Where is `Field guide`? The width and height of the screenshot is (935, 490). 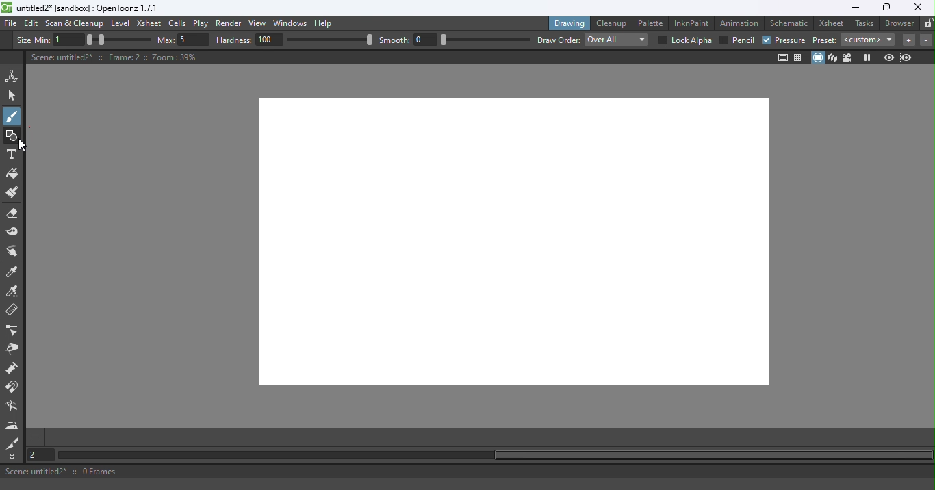 Field guide is located at coordinates (800, 57).